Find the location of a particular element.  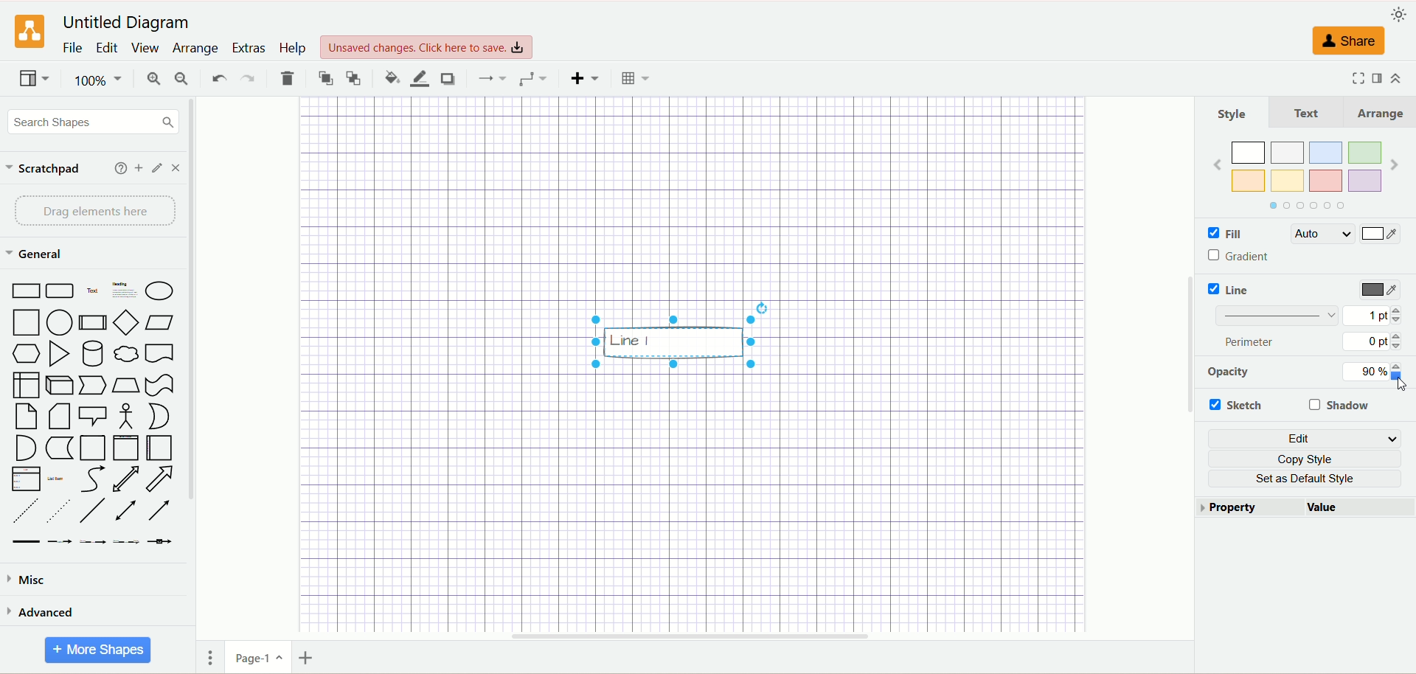

Rectangle is located at coordinates (24, 291).